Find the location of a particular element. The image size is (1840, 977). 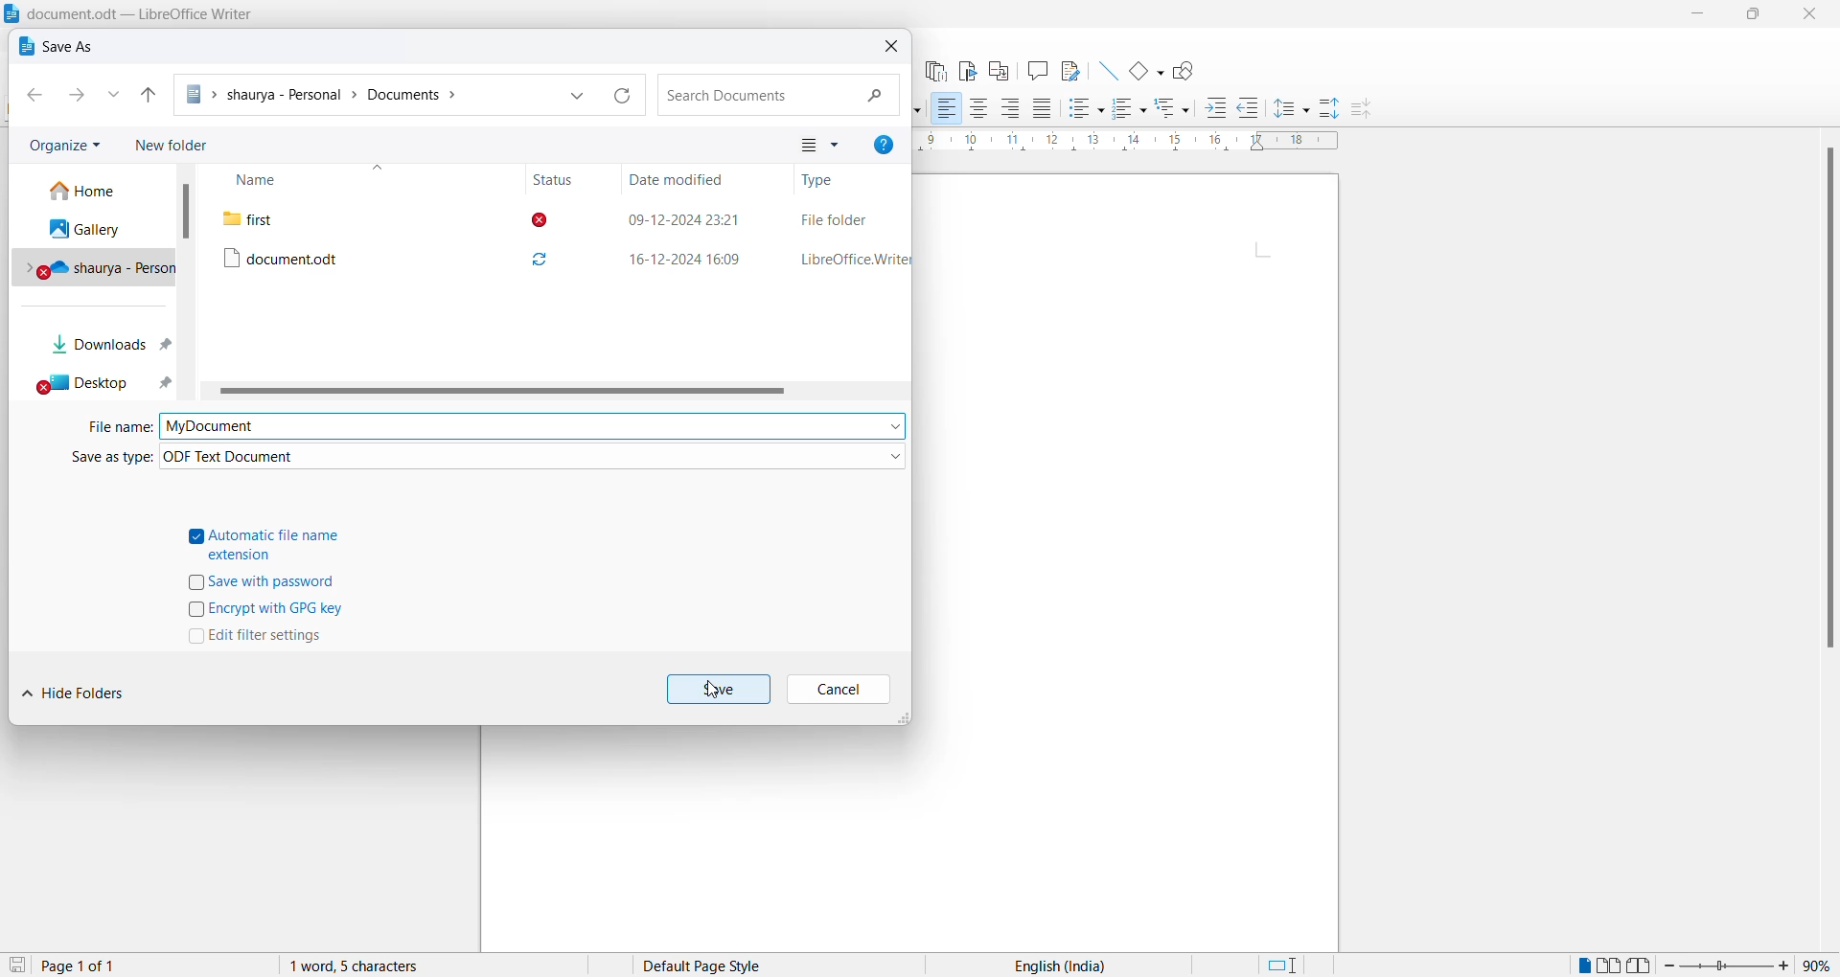

16-12-2024 16:09 is located at coordinates (682, 260).